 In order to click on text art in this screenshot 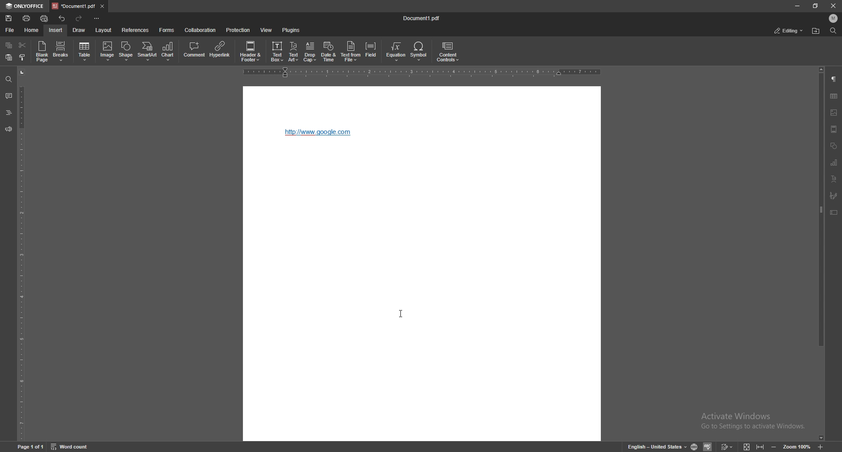, I will do `click(293, 52)`.